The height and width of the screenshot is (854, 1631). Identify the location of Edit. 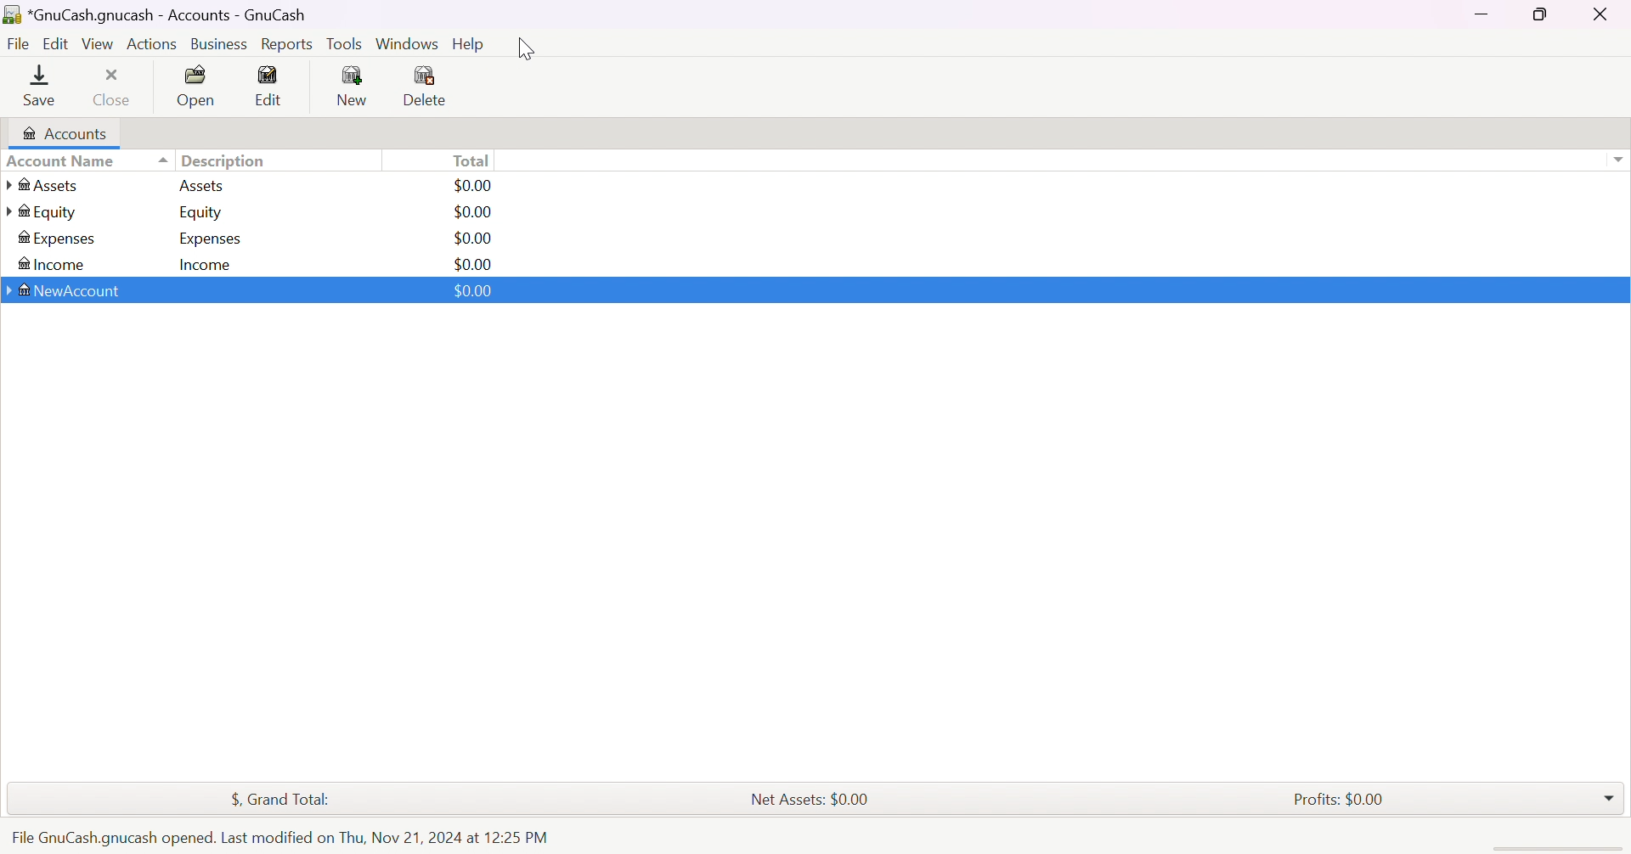
(268, 87).